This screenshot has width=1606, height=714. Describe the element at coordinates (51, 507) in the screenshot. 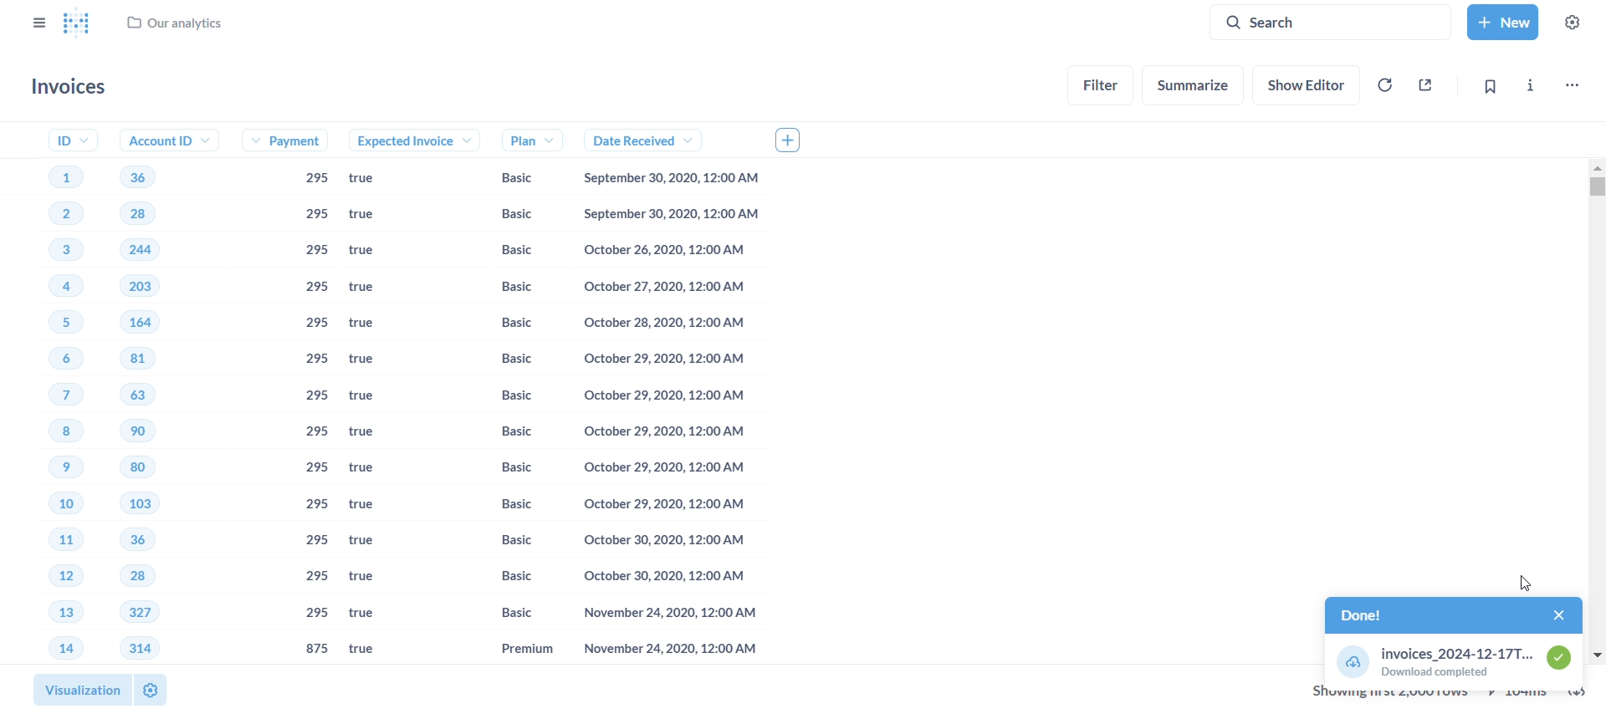

I see `10` at that location.